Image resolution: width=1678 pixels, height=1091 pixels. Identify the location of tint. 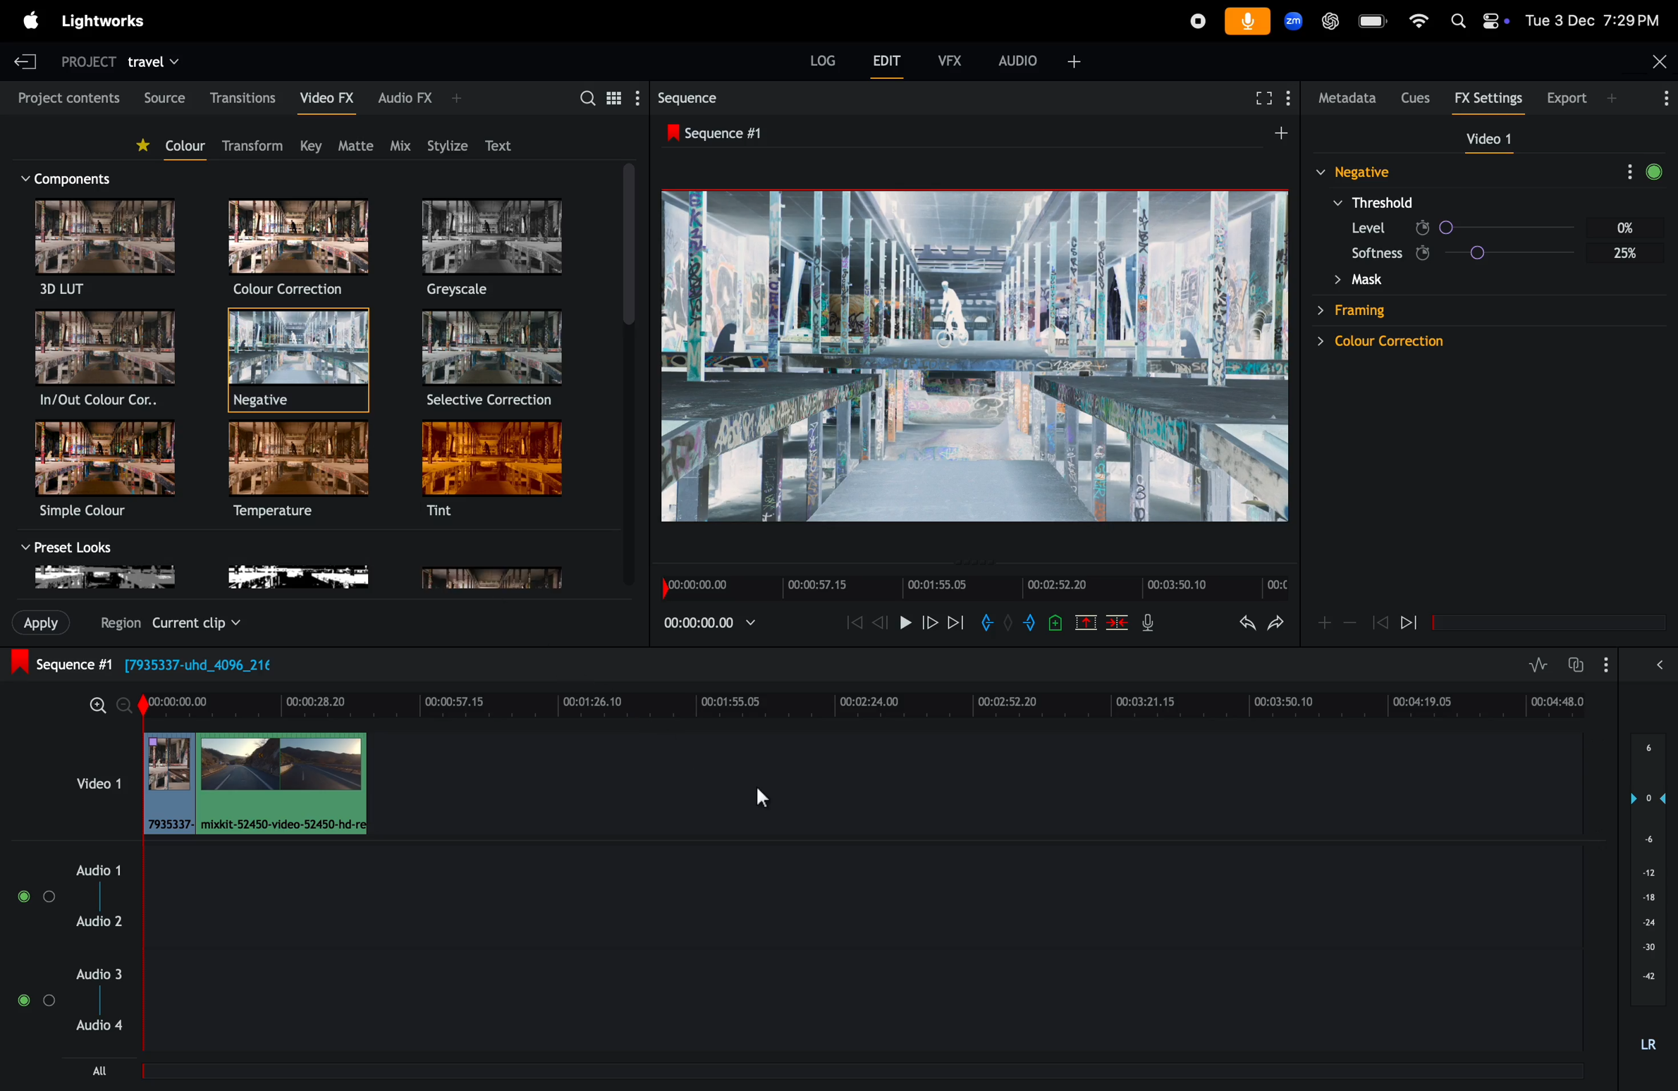
(494, 474).